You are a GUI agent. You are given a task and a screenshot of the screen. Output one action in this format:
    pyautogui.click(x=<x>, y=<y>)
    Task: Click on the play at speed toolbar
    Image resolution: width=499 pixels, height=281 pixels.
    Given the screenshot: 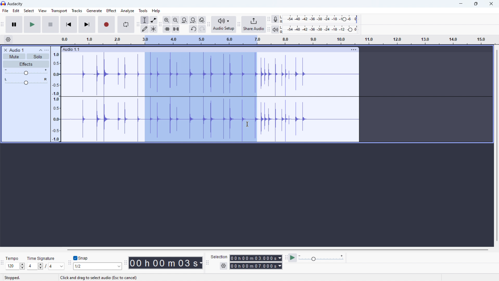 What is the action you would take?
    pyautogui.click(x=286, y=258)
    